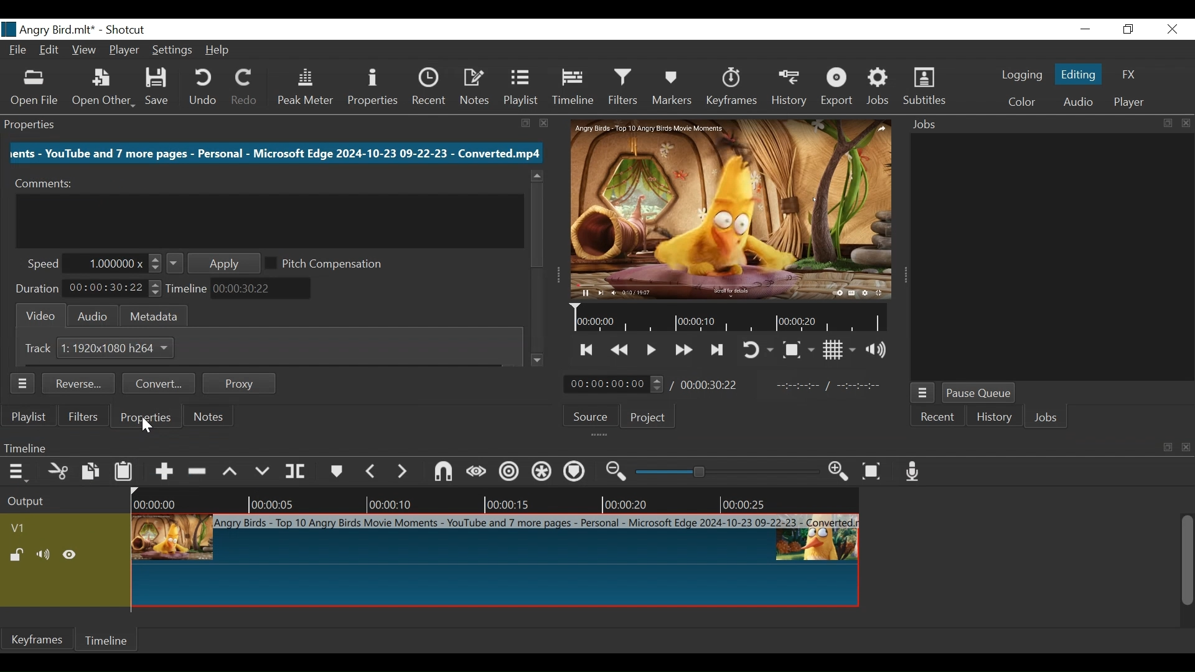 The height and width of the screenshot is (672, 1195). What do you see at coordinates (1087, 29) in the screenshot?
I see `minimize` at bounding box center [1087, 29].